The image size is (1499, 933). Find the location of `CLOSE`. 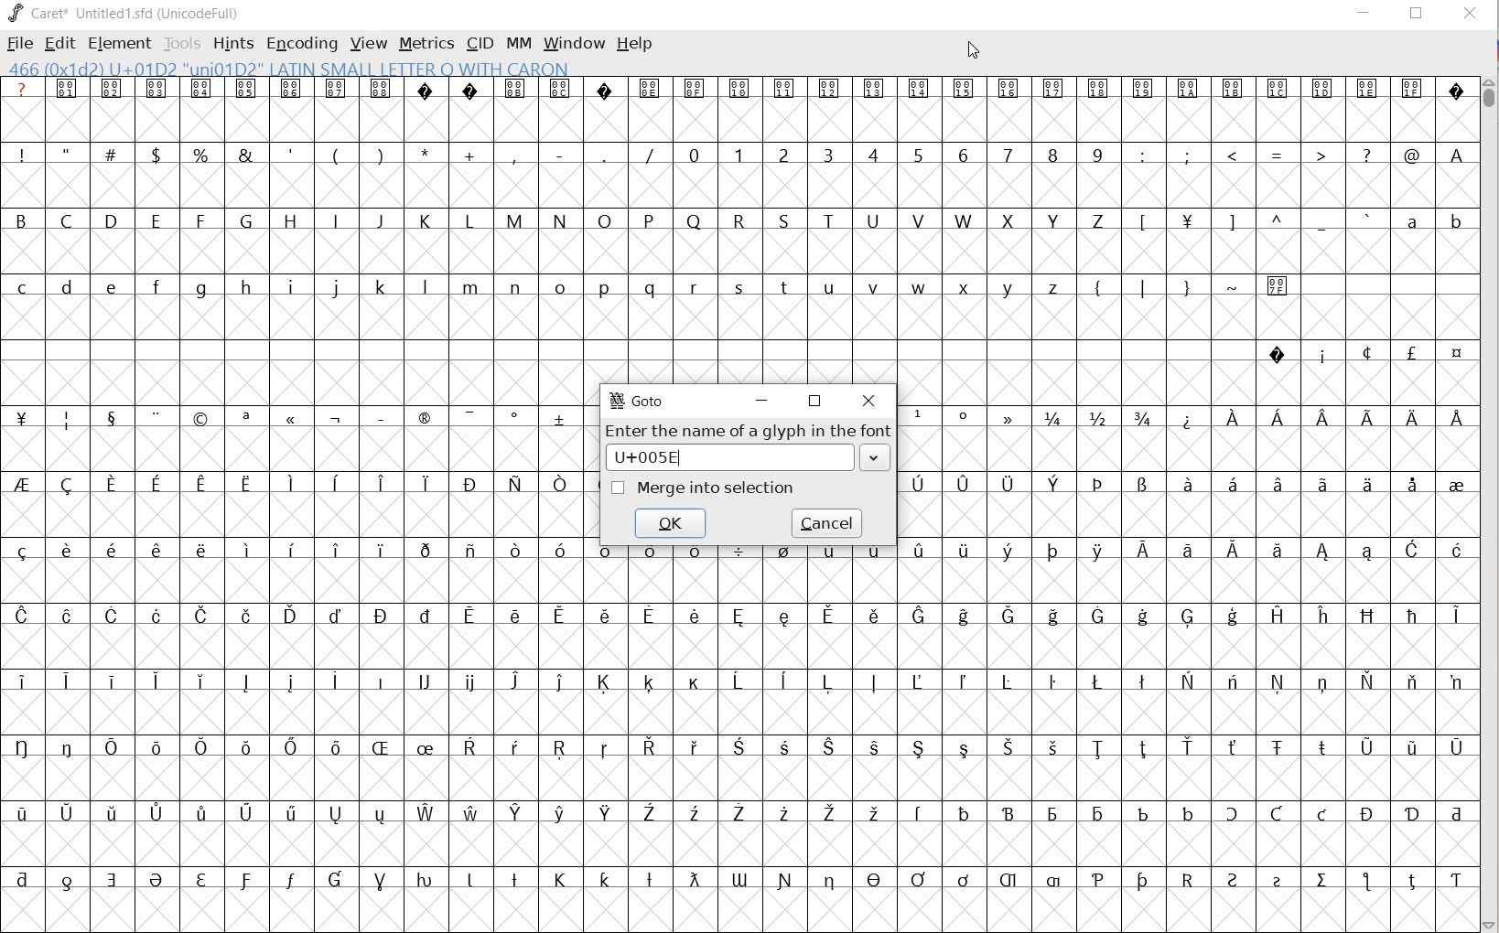

CLOSE is located at coordinates (868, 402).